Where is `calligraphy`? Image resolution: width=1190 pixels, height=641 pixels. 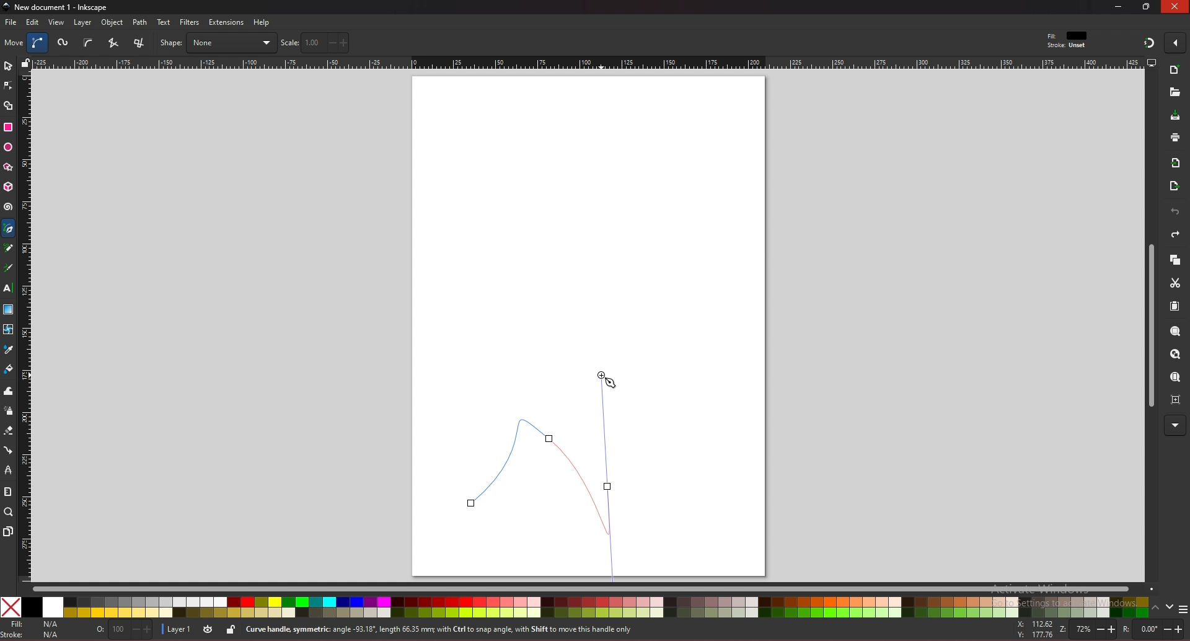 calligraphy is located at coordinates (11, 269).